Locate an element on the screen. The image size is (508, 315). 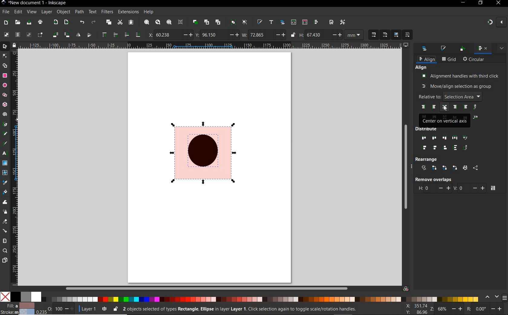
open object is located at coordinates (282, 23).